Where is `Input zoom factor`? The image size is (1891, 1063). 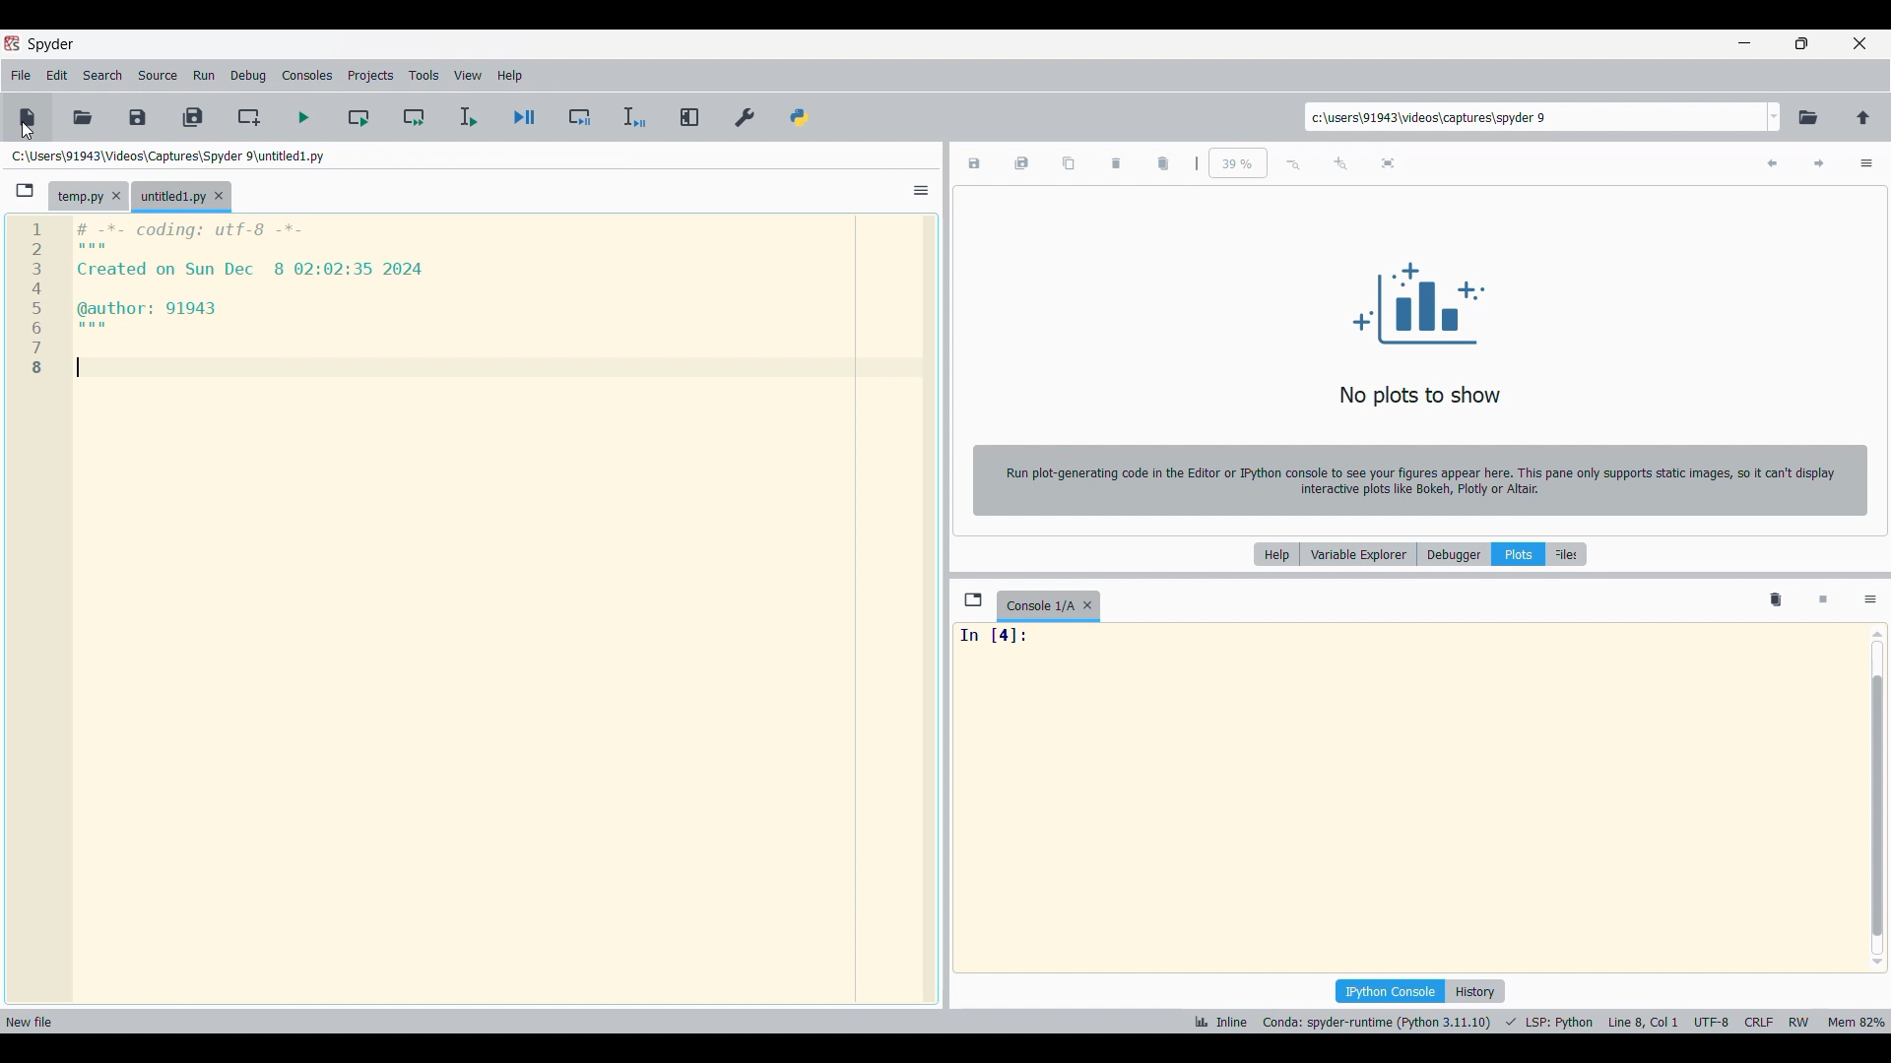
Input zoom factor is located at coordinates (1238, 162).